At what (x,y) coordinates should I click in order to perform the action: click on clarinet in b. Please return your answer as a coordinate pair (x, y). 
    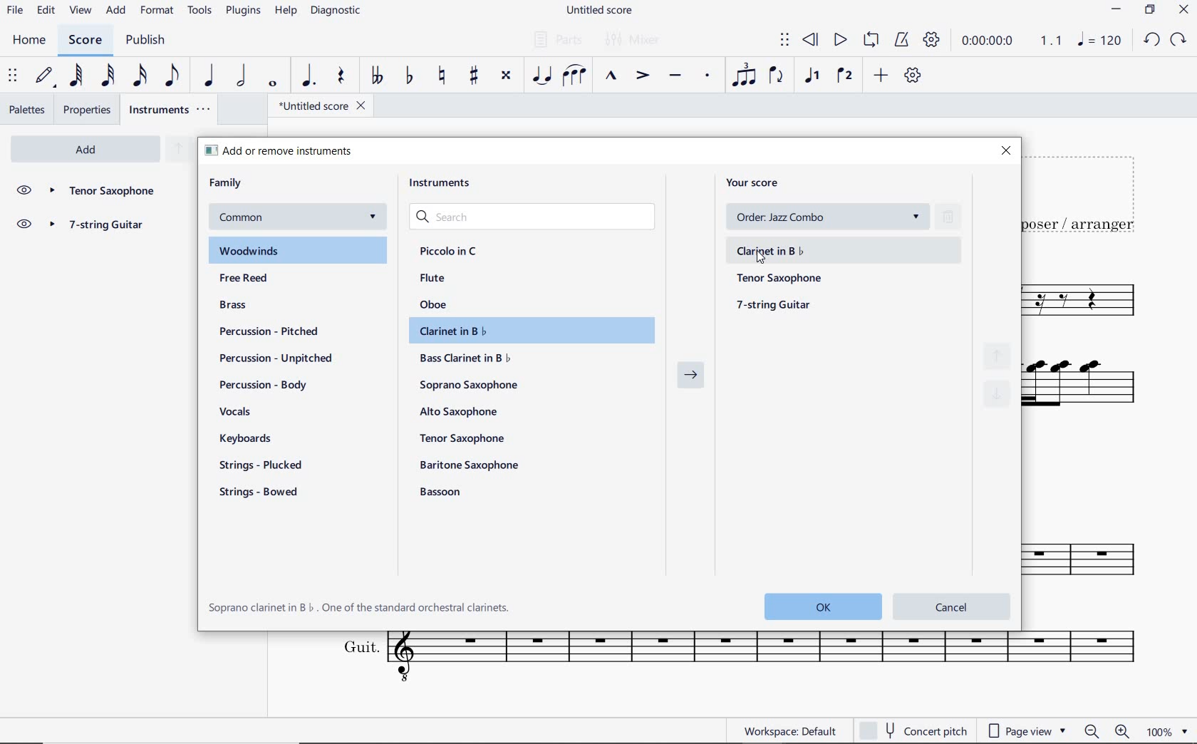
    Looking at the image, I should click on (527, 331).